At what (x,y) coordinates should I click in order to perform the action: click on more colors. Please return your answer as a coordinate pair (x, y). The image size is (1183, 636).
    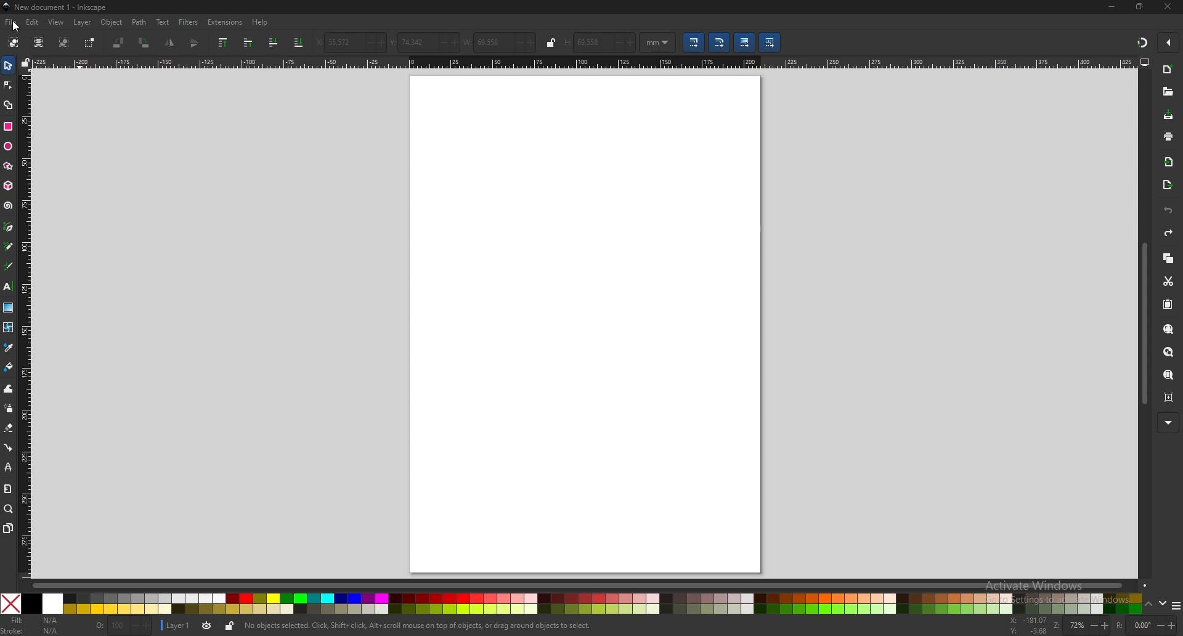
    Looking at the image, I should click on (1176, 604).